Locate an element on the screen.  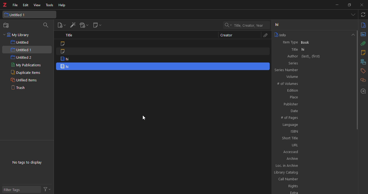
tag is located at coordinates (364, 72).